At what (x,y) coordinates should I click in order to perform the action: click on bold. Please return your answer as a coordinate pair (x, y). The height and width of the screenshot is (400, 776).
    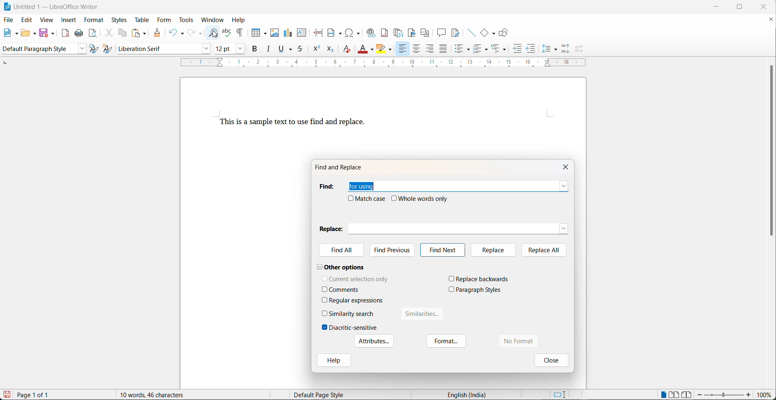
    Looking at the image, I should click on (255, 50).